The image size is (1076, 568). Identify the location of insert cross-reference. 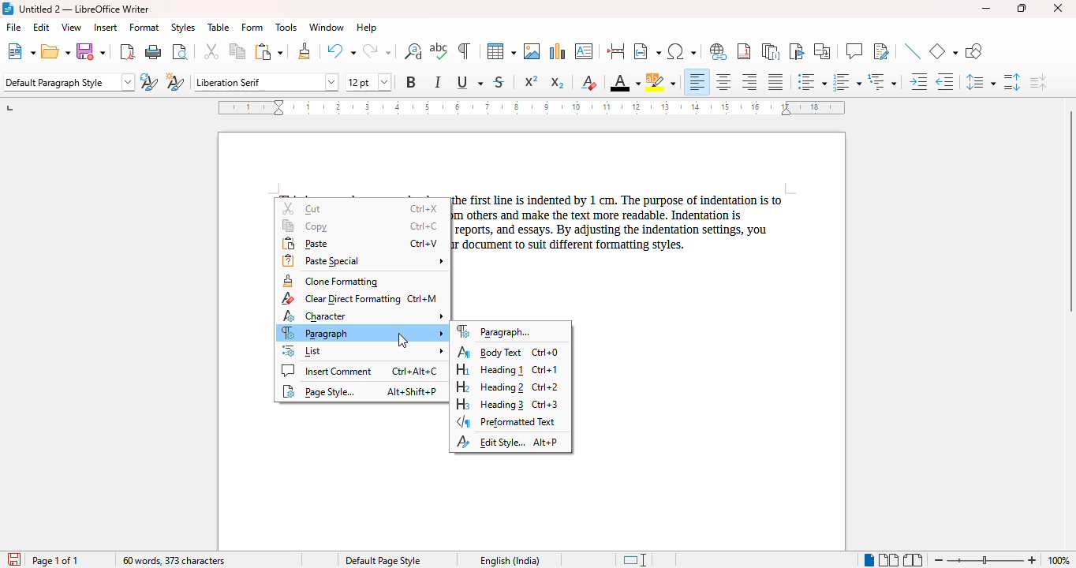
(822, 51).